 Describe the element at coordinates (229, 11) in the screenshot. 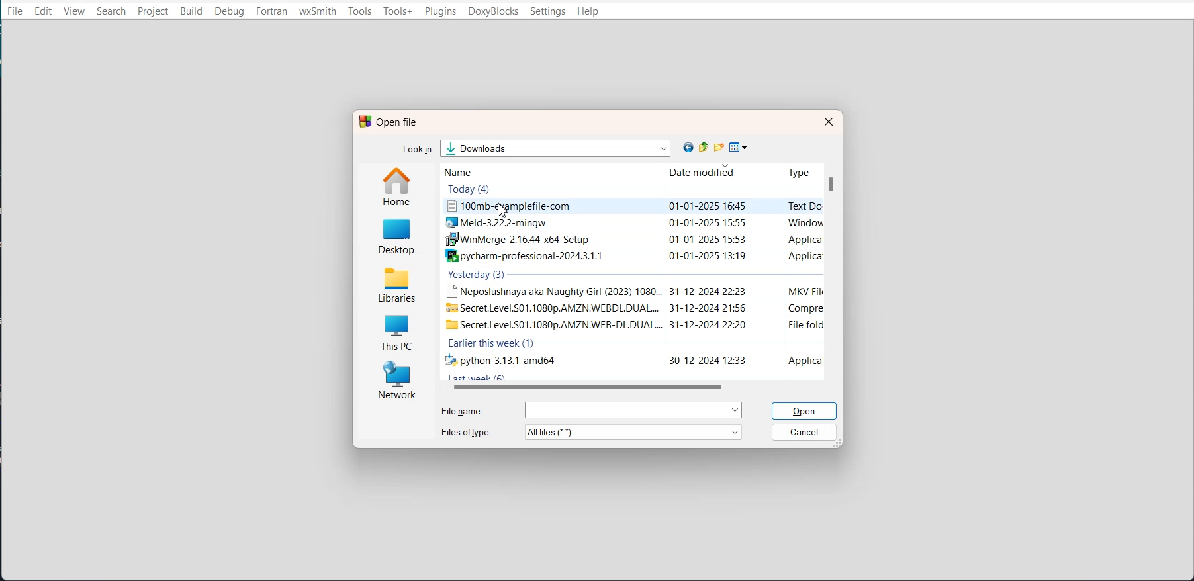

I see `Debug` at that location.